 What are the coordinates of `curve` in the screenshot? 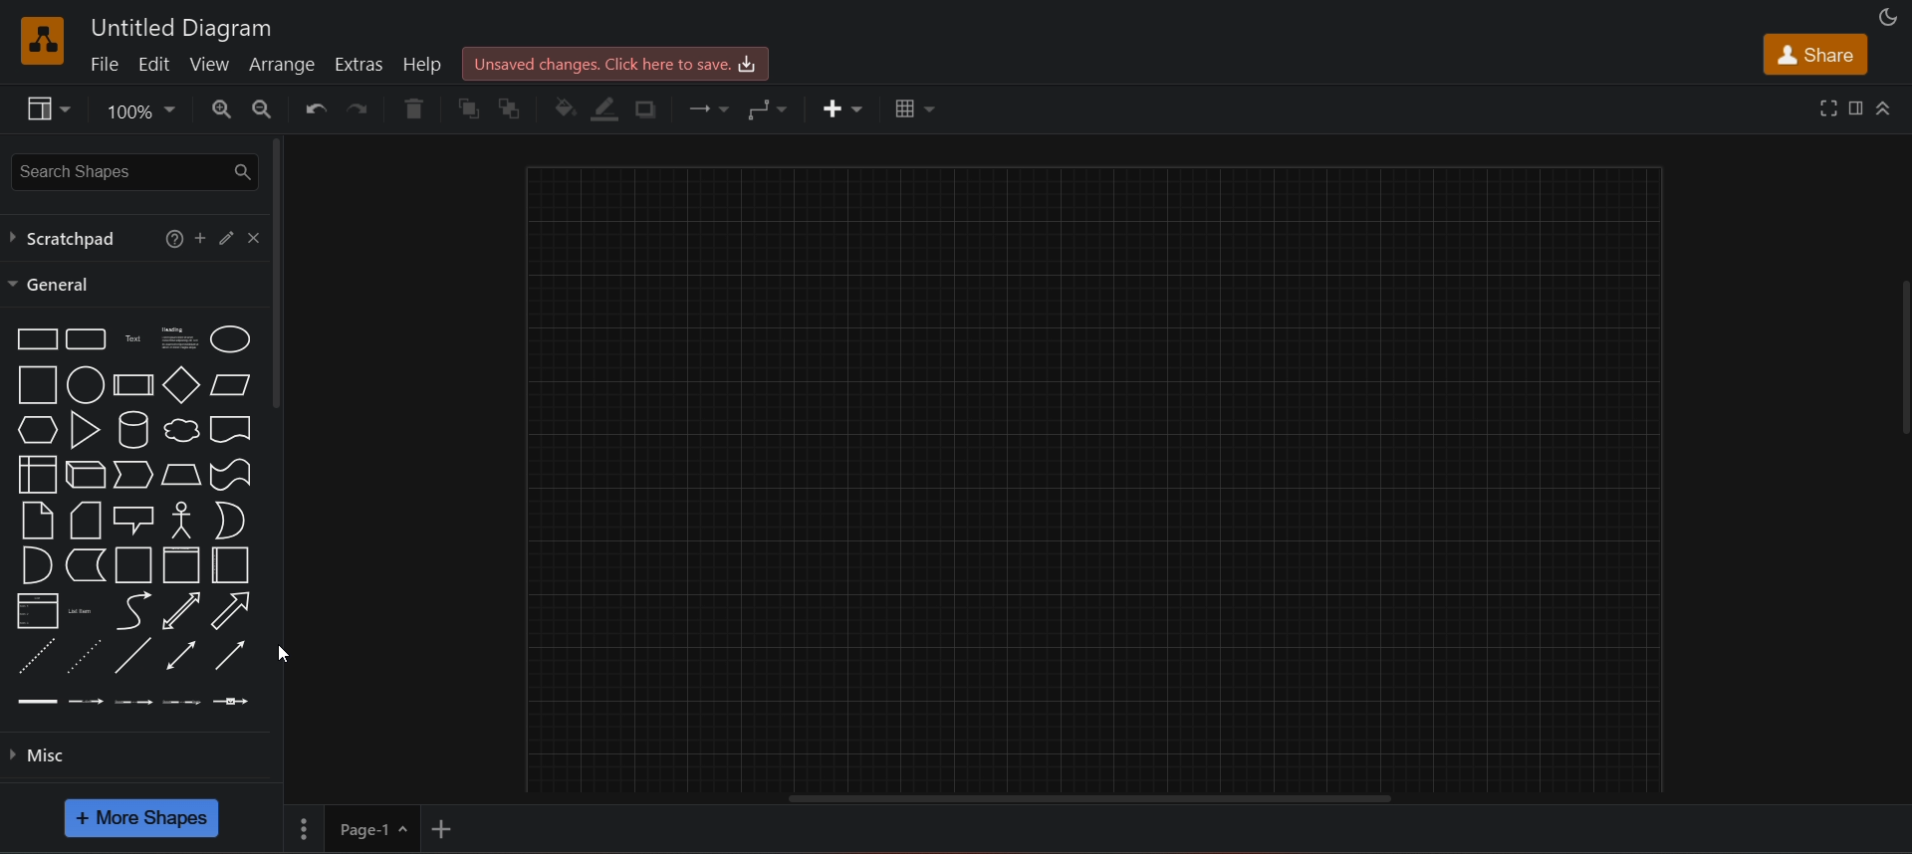 It's located at (133, 610).